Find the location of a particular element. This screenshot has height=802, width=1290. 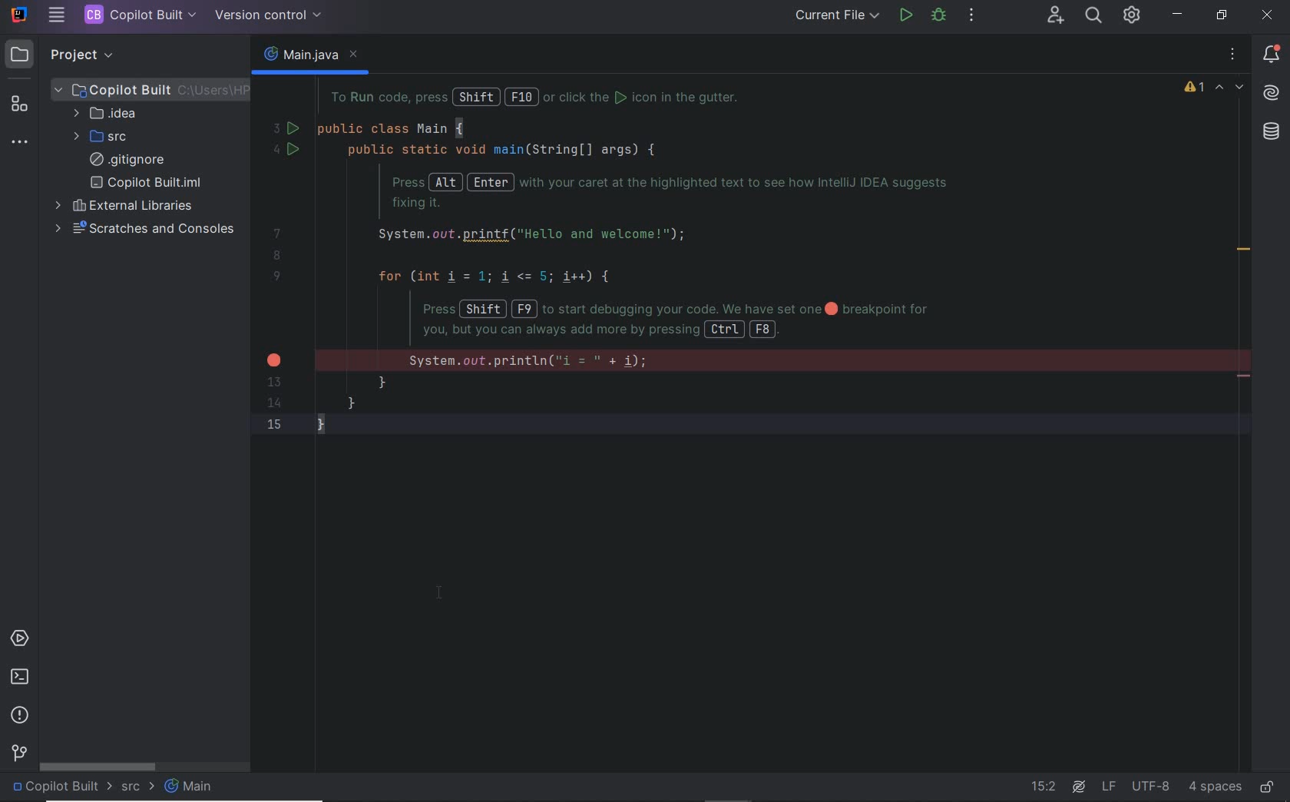

make file ready only is located at coordinates (1266, 786).